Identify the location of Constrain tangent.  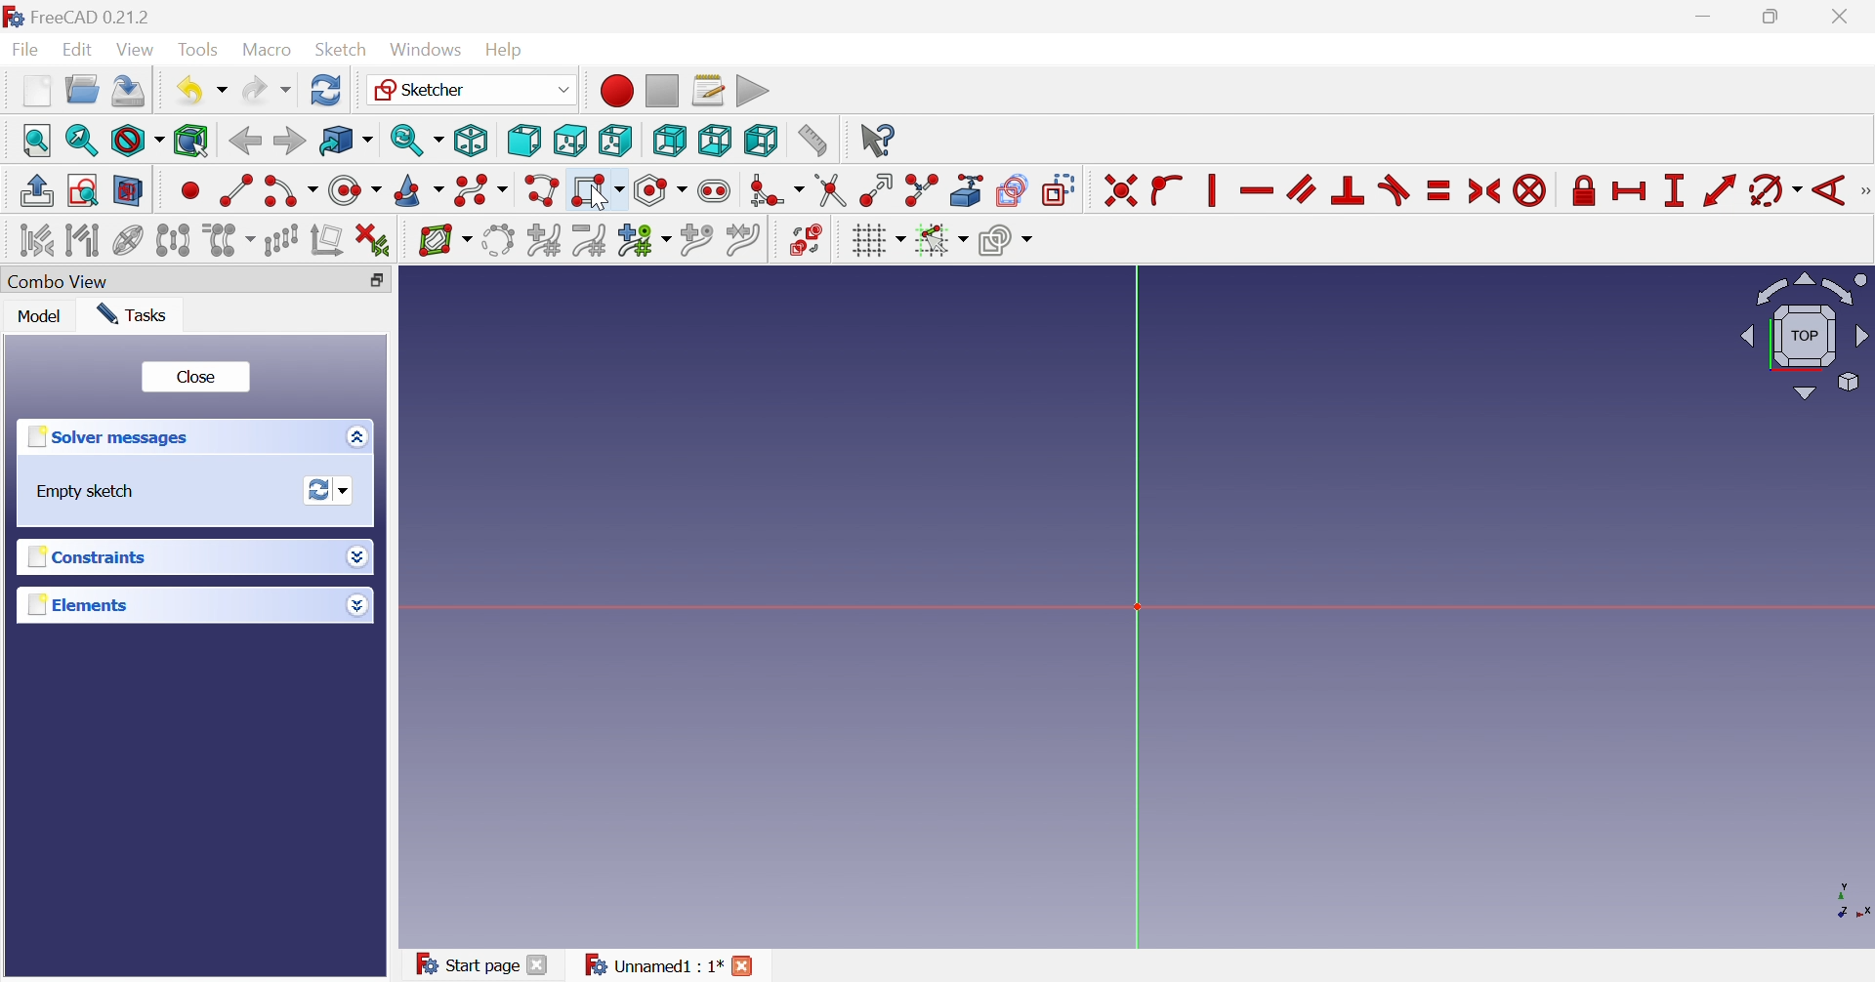
(1396, 189).